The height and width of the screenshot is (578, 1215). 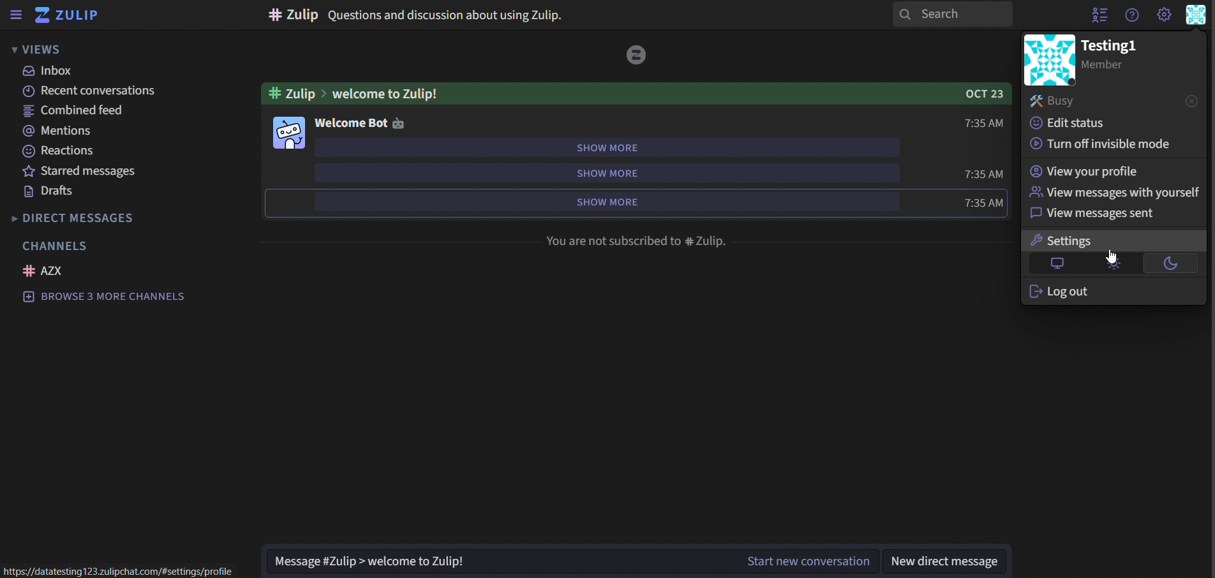 I want to click on welcome bot, so click(x=361, y=122).